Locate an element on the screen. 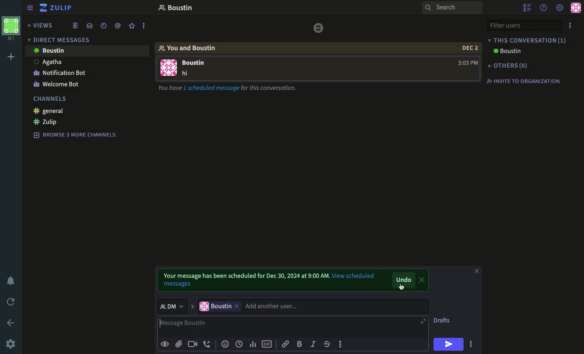 The width and height of the screenshot is (584, 354). welcome bot is located at coordinates (56, 85).